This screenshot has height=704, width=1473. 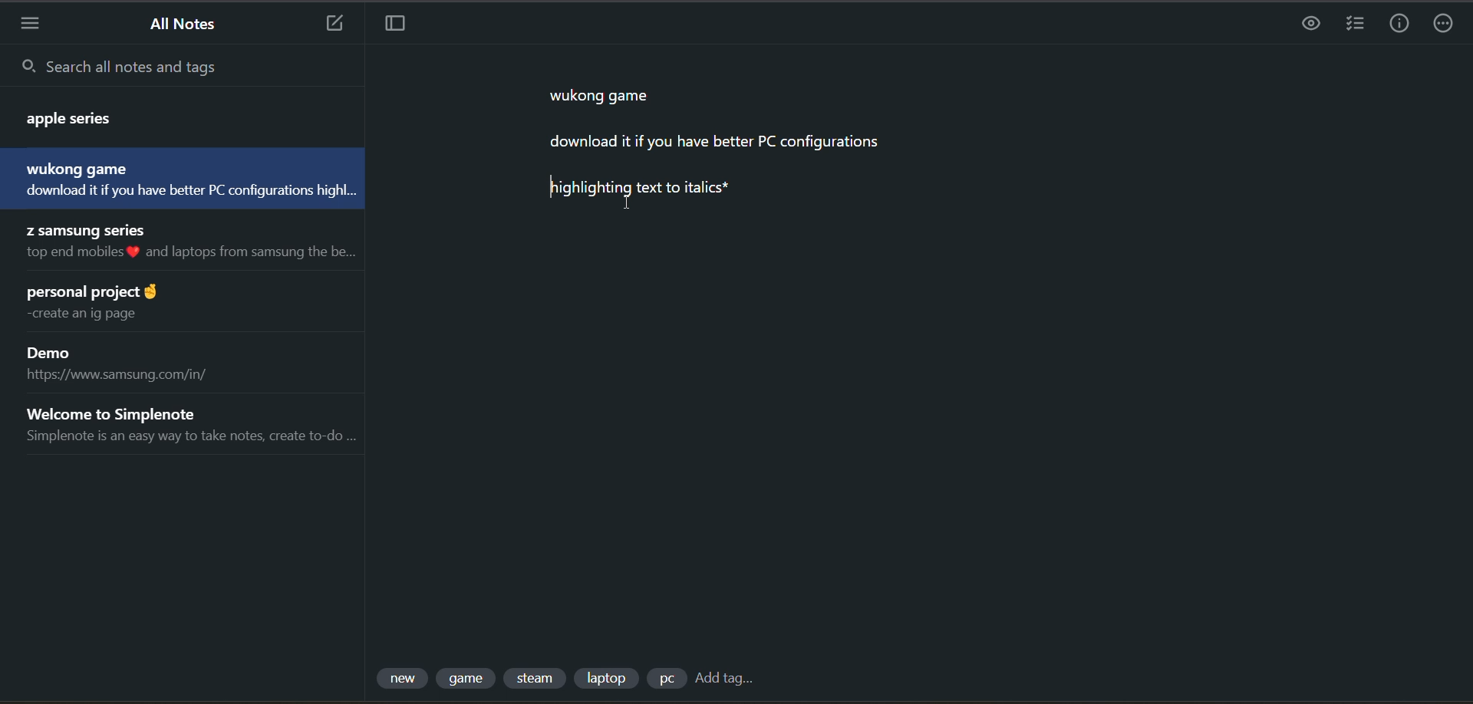 I want to click on all notes, so click(x=189, y=26).